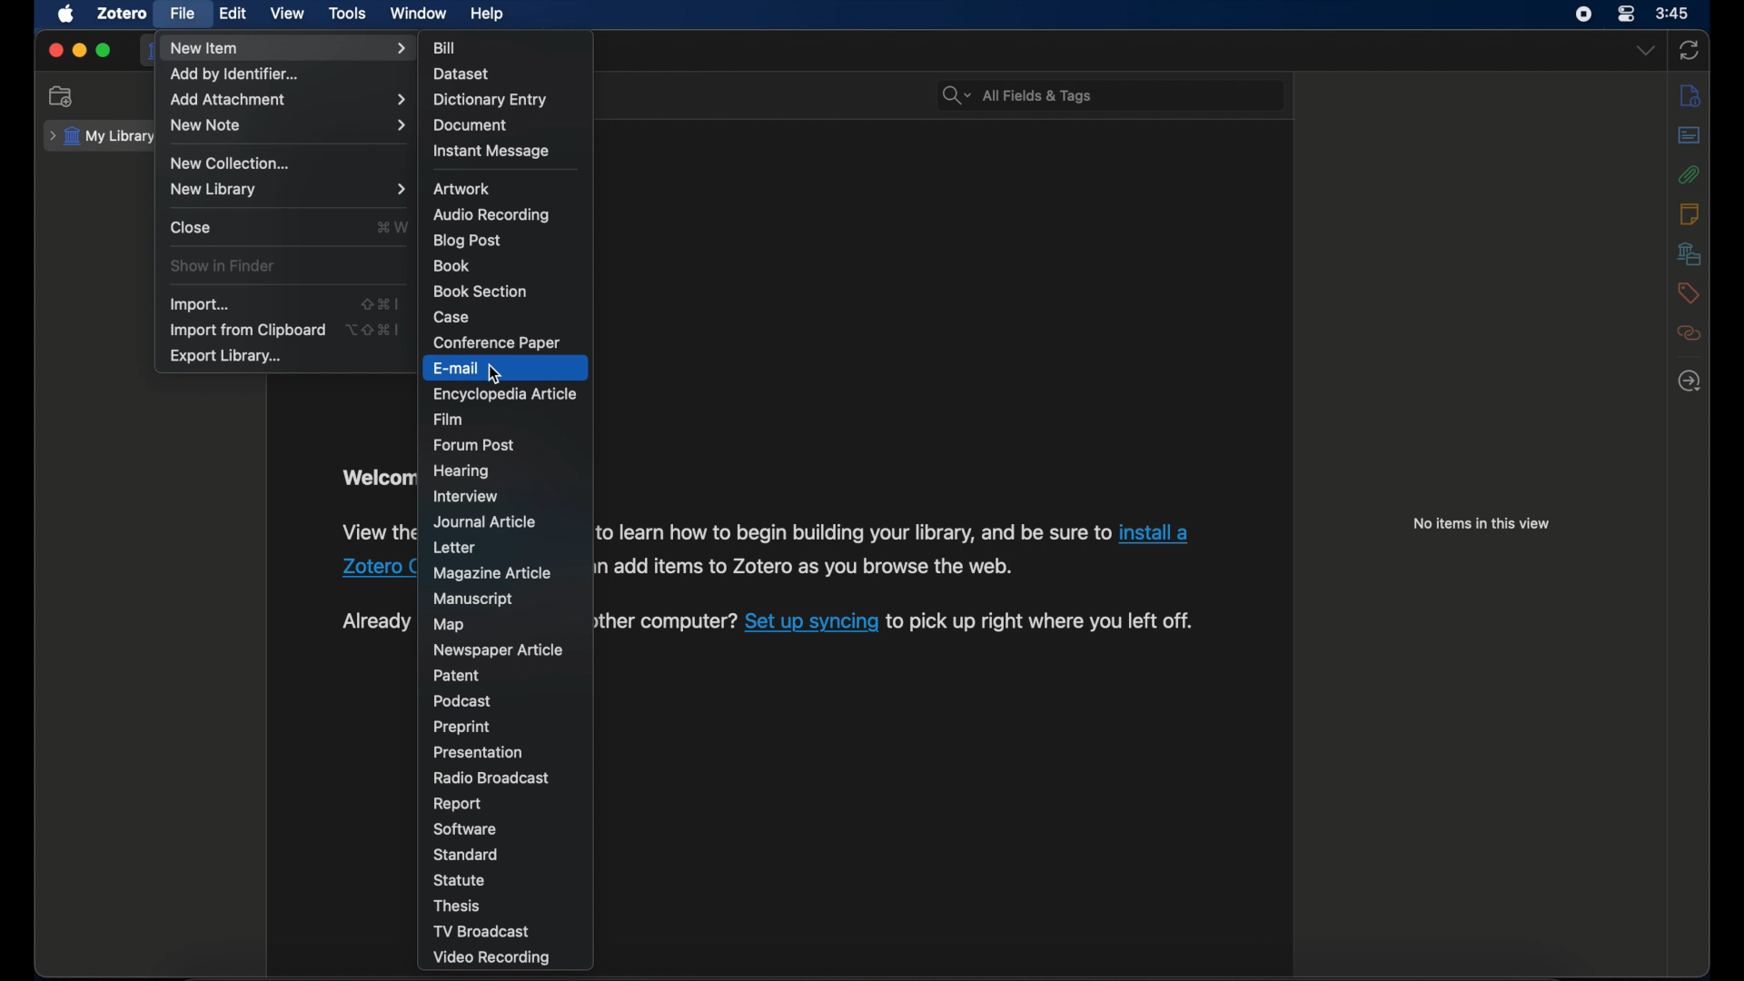 The height and width of the screenshot is (981, 1744). I want to click on case, so click(454, 317).